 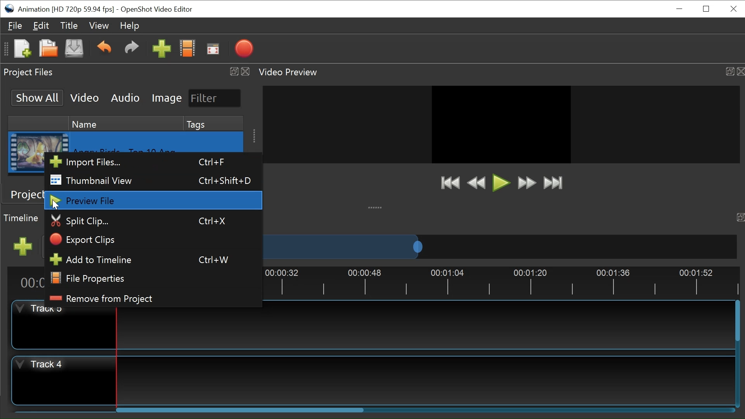 I want to click on Horizontal Scroll bar, so click(x=243, y=409).